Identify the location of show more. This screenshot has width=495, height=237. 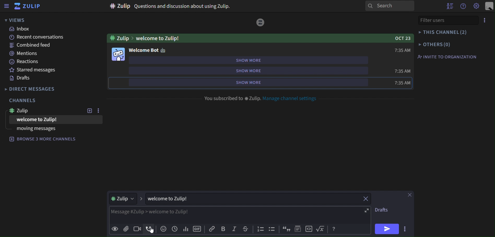
(261, 60).